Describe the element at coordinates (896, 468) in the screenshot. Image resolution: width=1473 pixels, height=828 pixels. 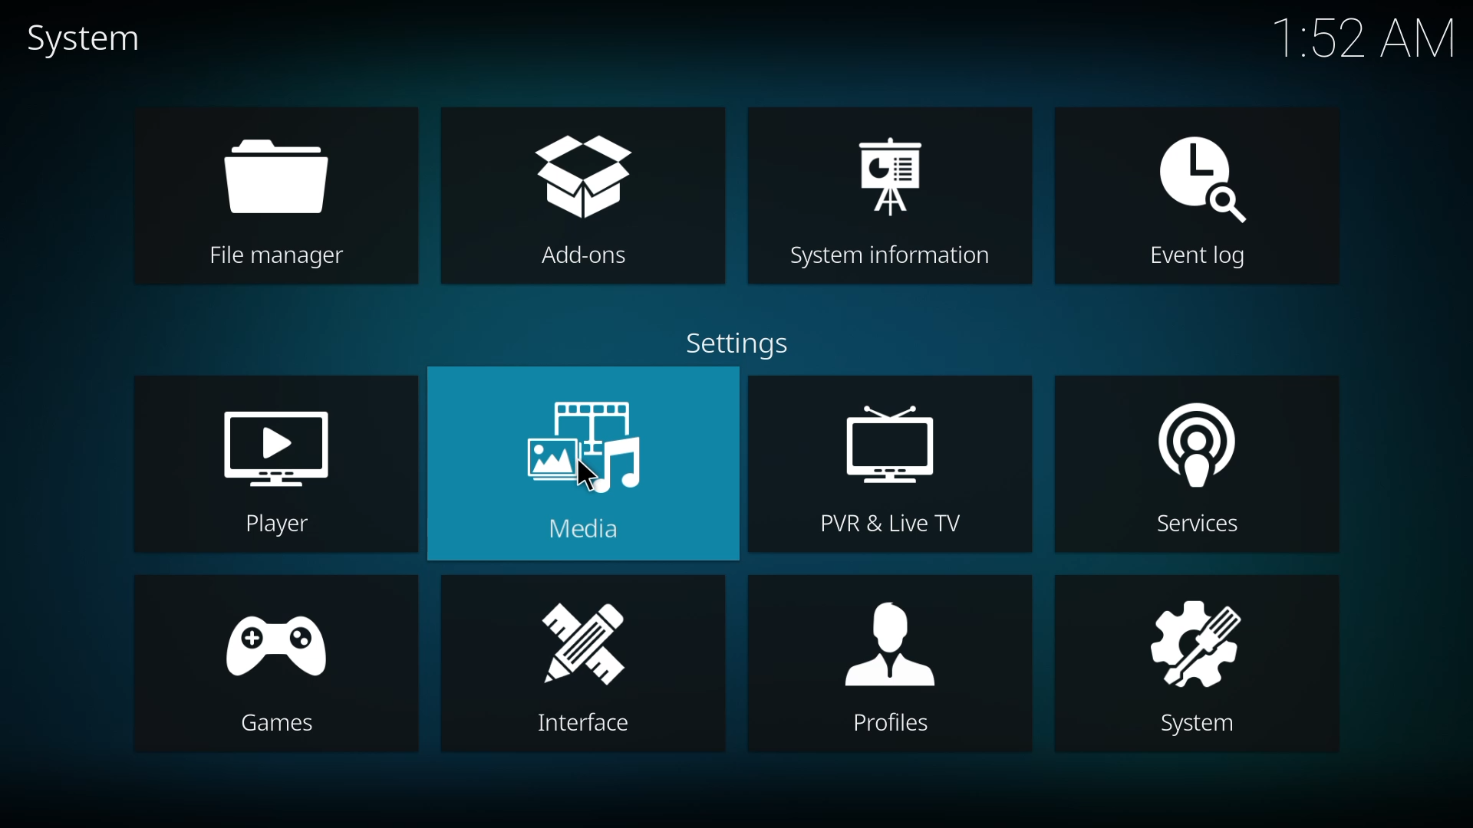
I see `pvr & live tv` at that location.